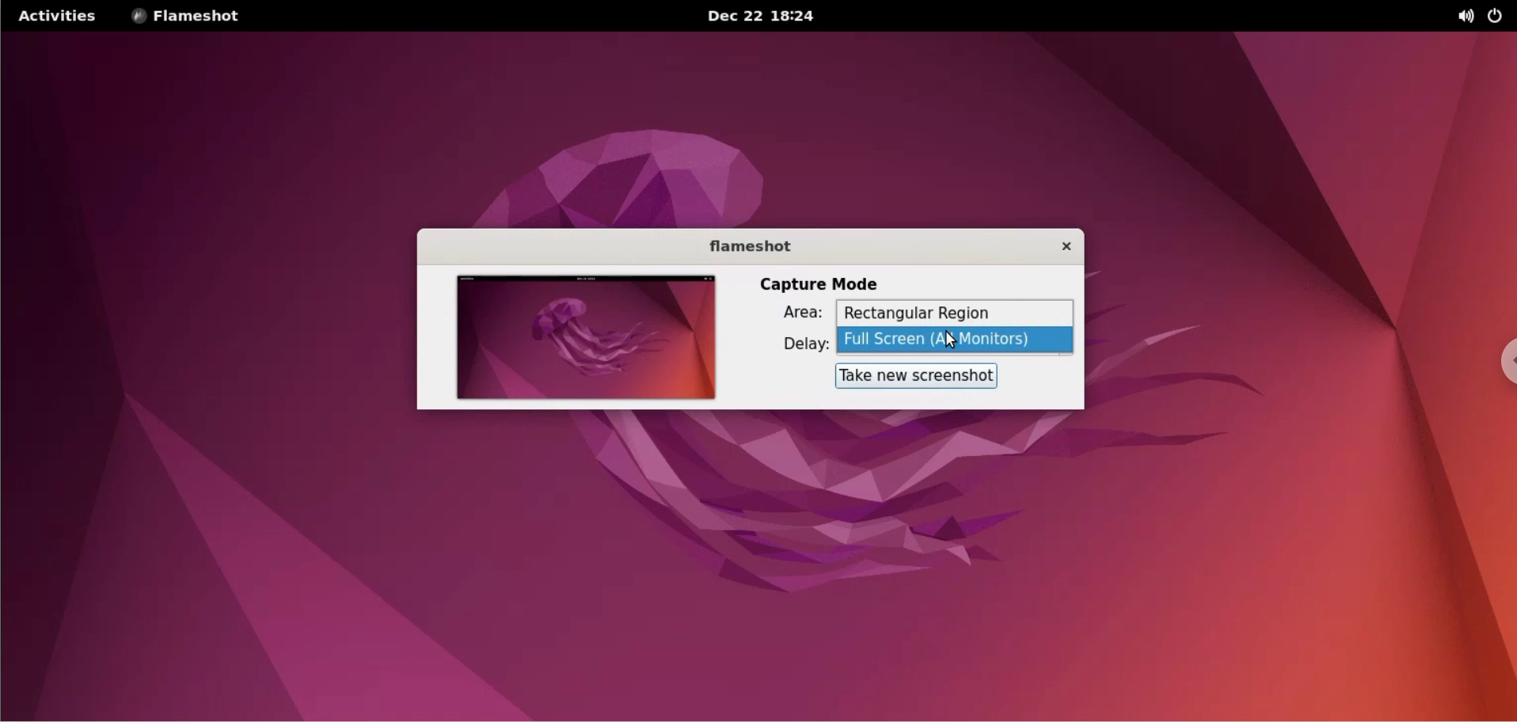  Describe the element at coordinates (198, 17) in the screenshot. I see `flameshot menu` at that location.